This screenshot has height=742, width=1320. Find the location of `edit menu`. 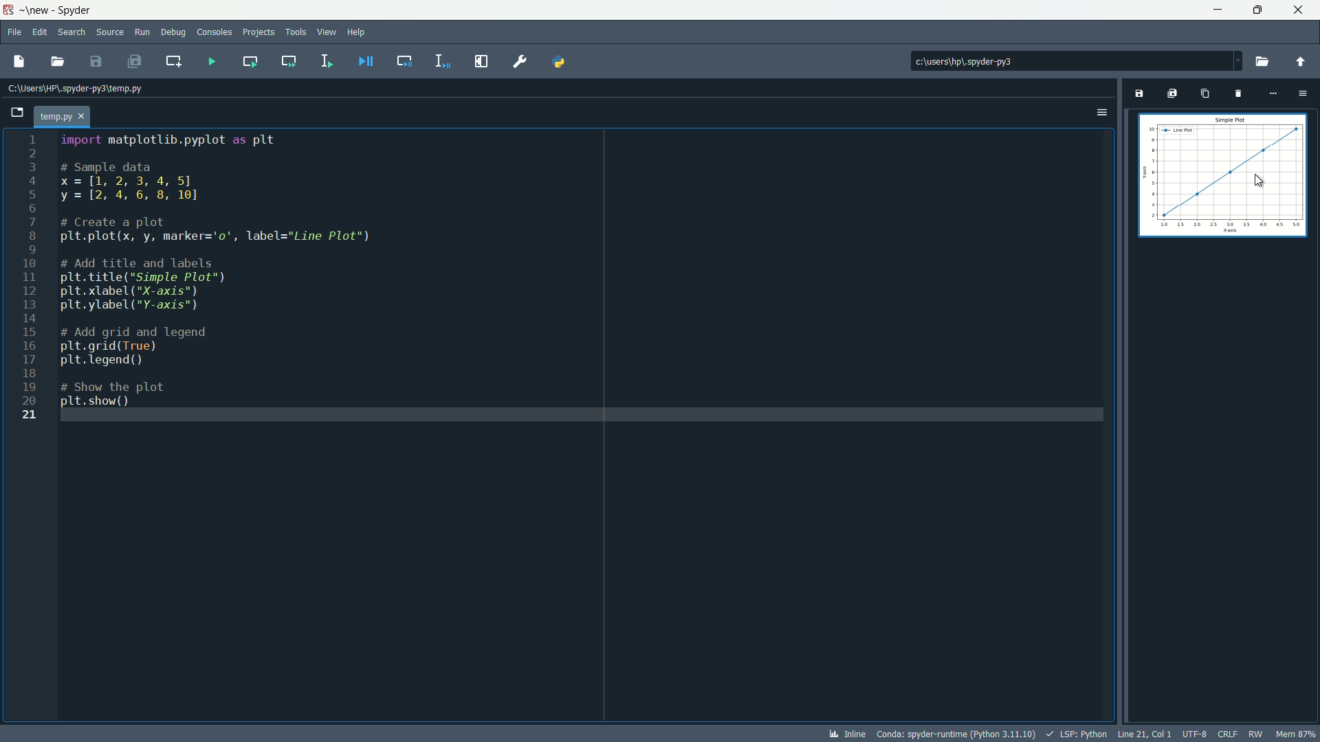

edit menu is located at coordinates (41, 32).